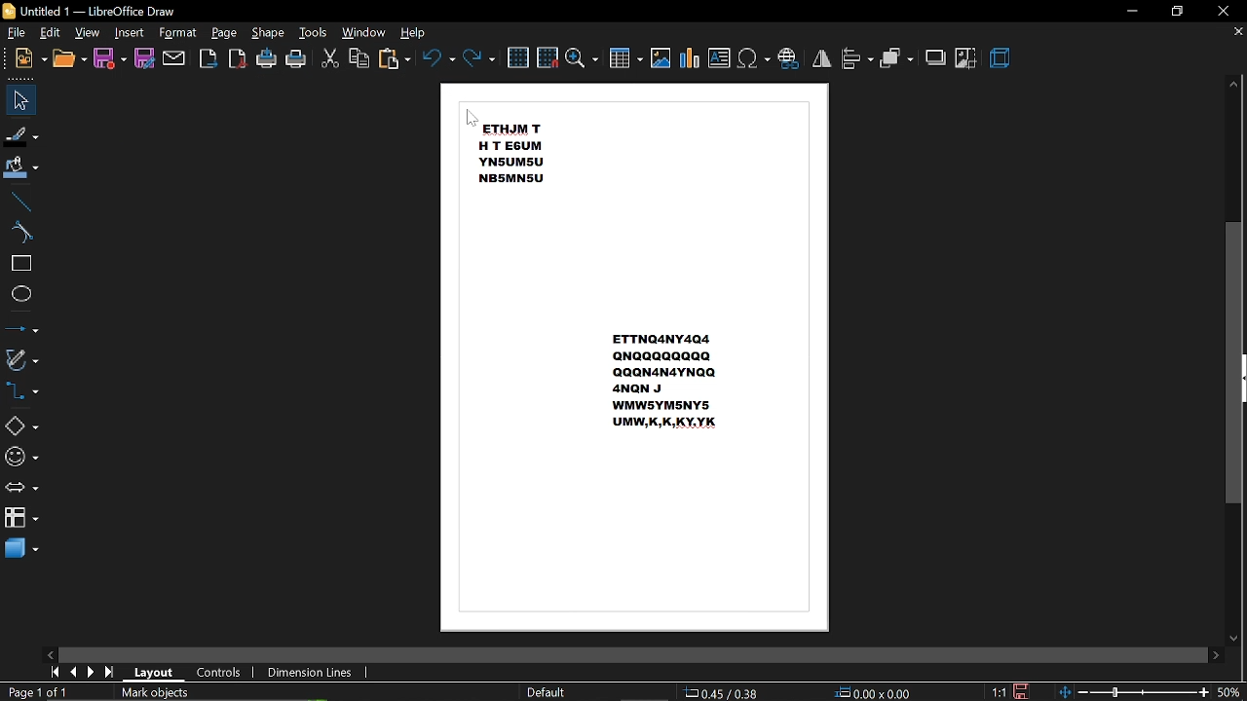 This screenshot has height=701, width=1247. Describe the element at coordinates (1234, 361) in the screenshot. I see `vertical scrollbar` at that location.